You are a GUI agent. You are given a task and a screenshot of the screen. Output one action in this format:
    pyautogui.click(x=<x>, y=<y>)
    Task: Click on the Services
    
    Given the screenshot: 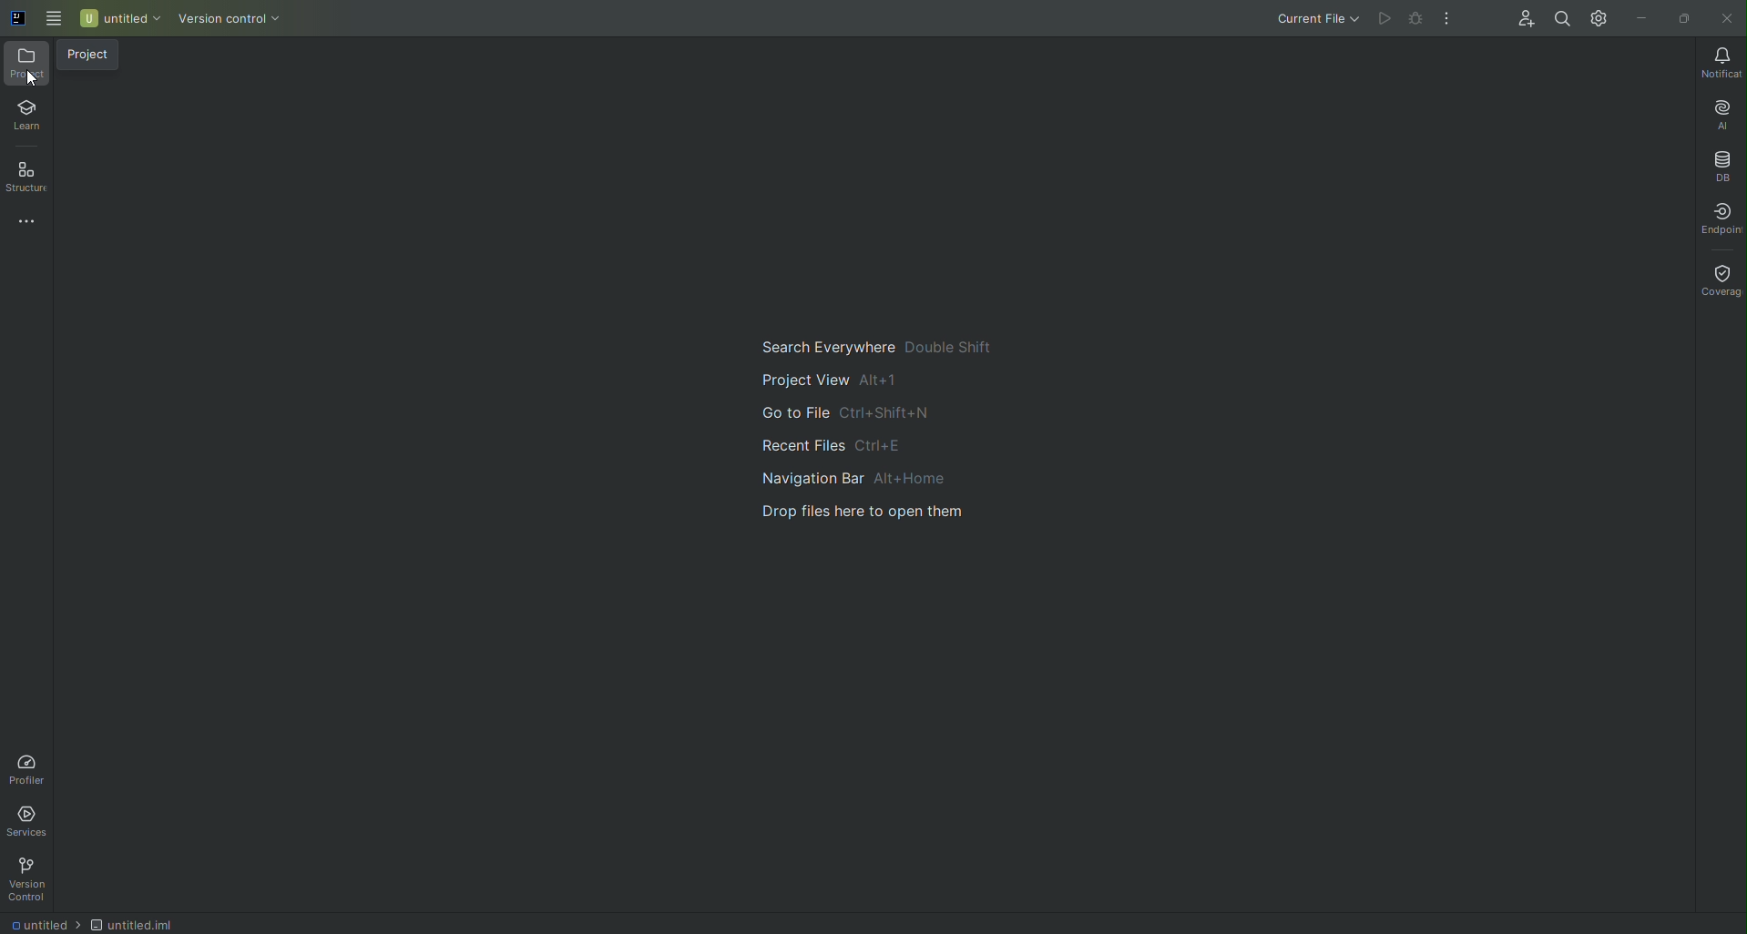 What is the action you would take?
    pyautogui.click(x=30, y=822)
    